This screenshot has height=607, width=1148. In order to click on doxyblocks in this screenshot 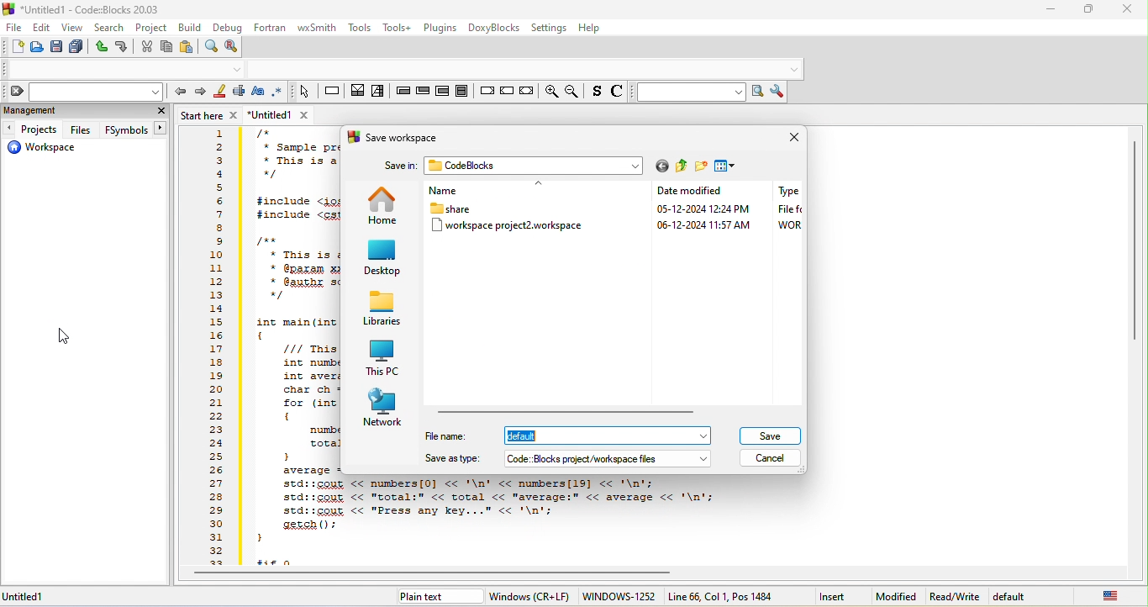, I will do `click(495, 29)`.